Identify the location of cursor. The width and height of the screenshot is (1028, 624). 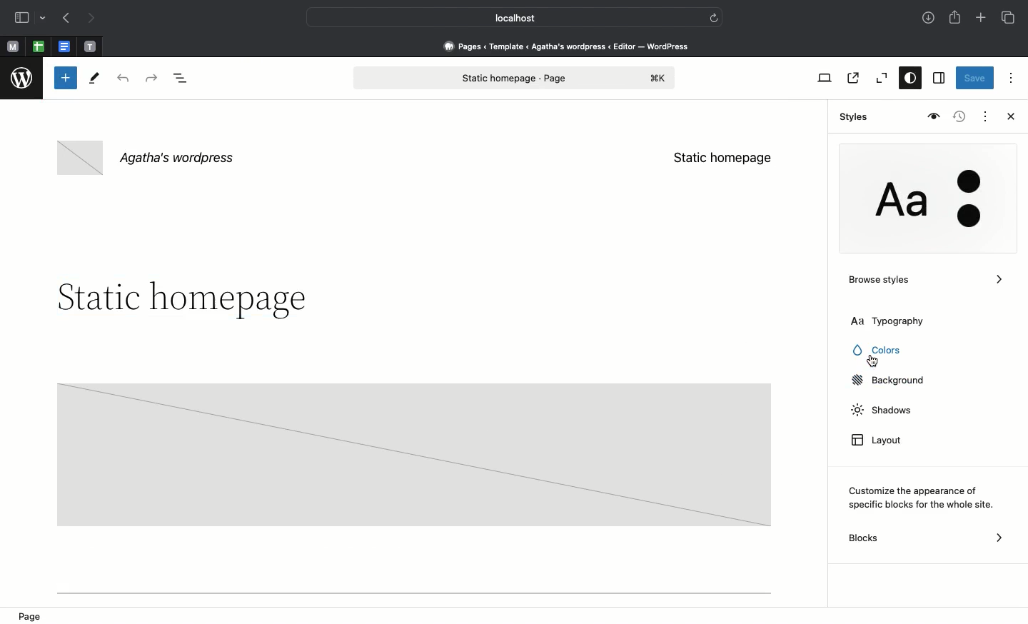
(873, 361).